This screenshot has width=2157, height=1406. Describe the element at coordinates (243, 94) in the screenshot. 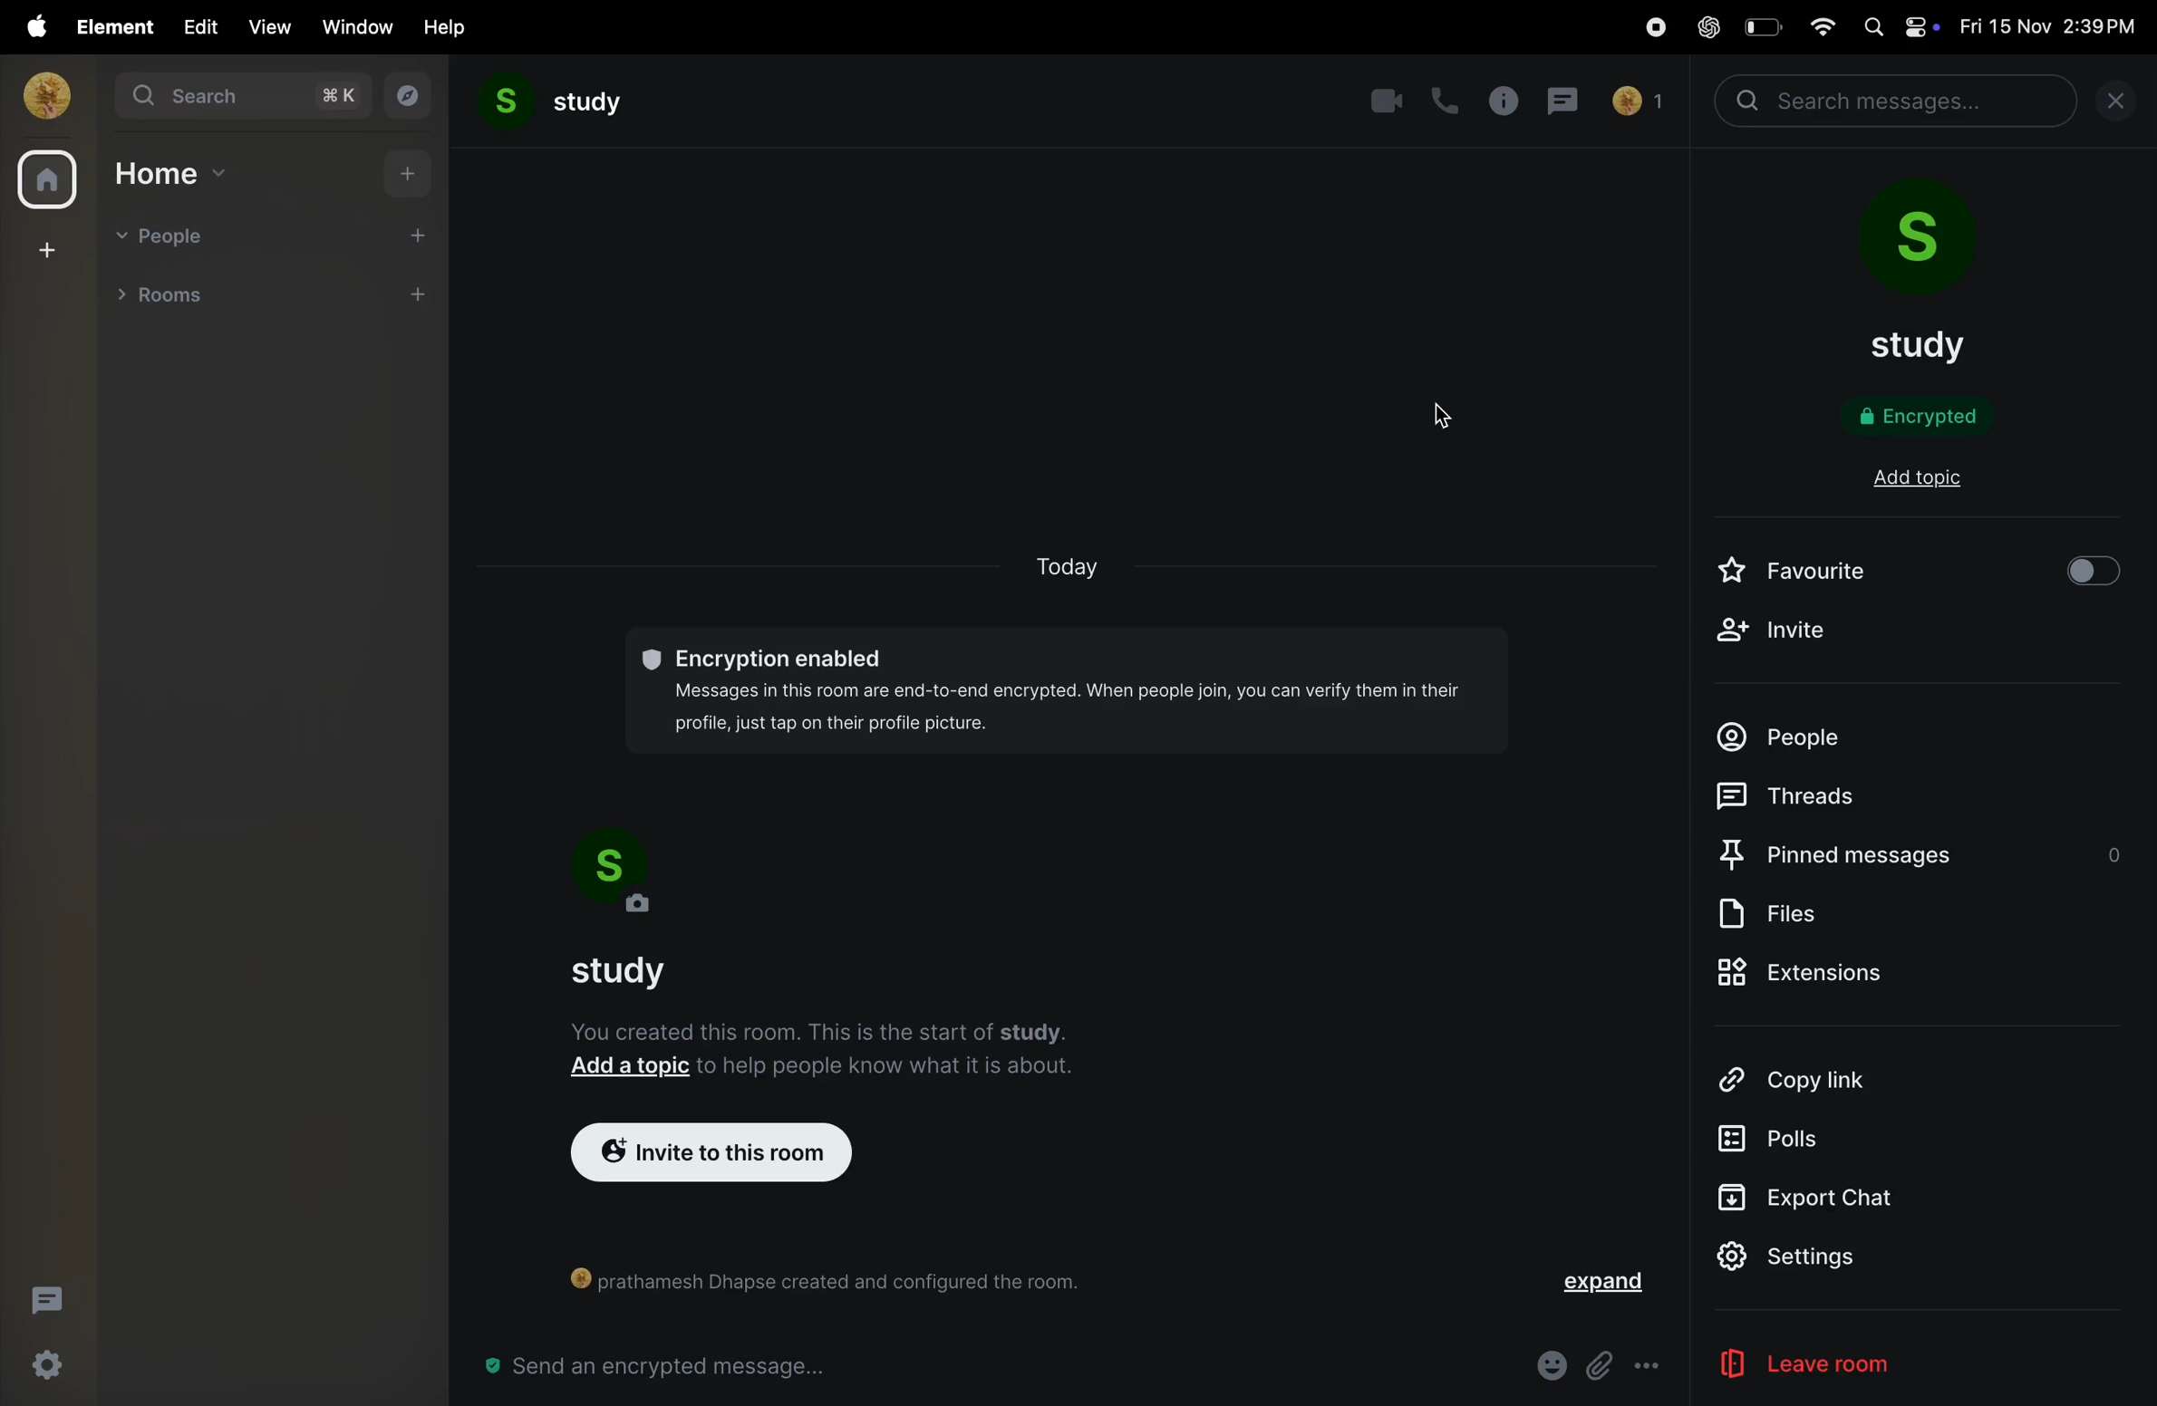

I see `search` at that location.